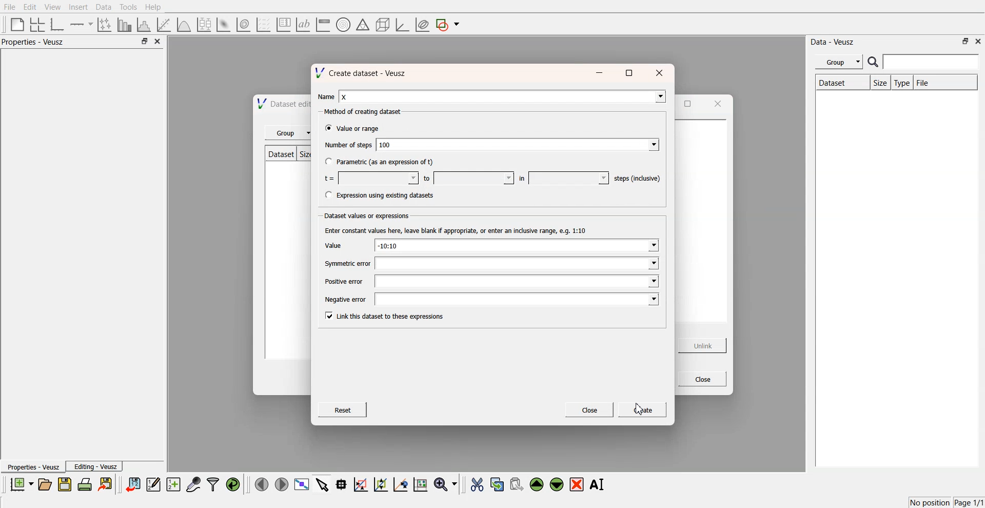 The image size is (985, 508). I want to click on Insert, so click(77, 7).